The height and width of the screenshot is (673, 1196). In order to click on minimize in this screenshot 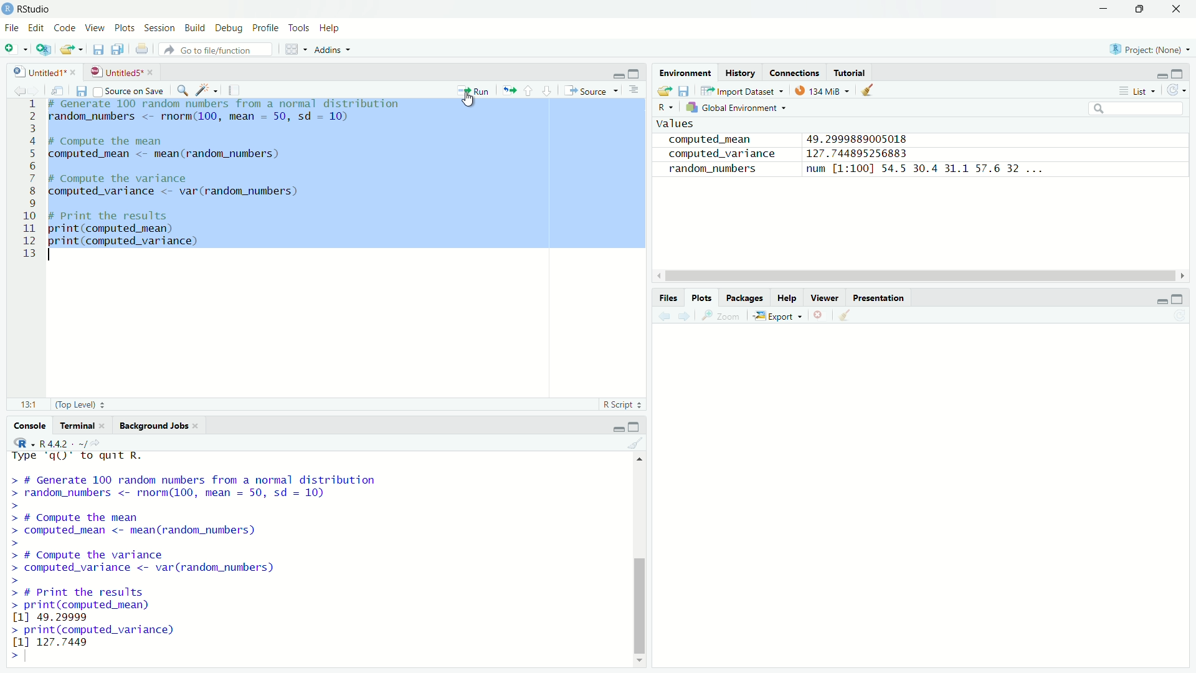, I will do `click(1160, 300)`.